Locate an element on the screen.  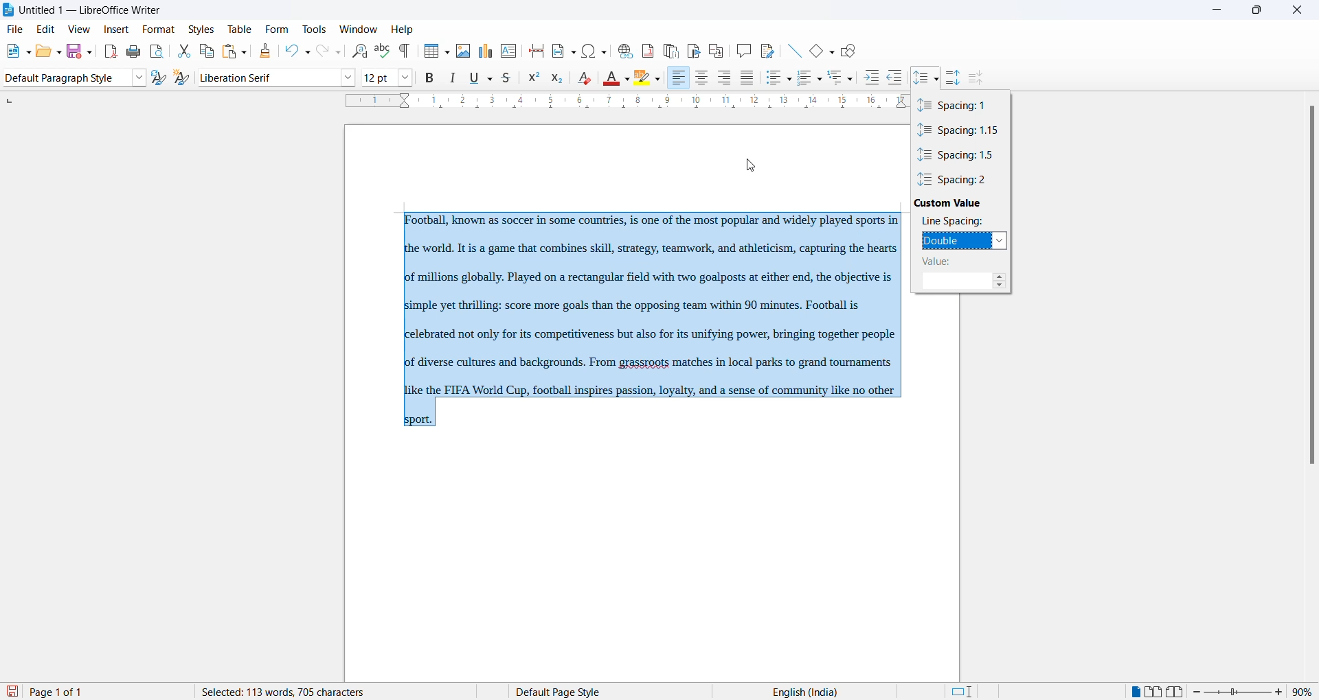
double is located at coordinates (965, 240).